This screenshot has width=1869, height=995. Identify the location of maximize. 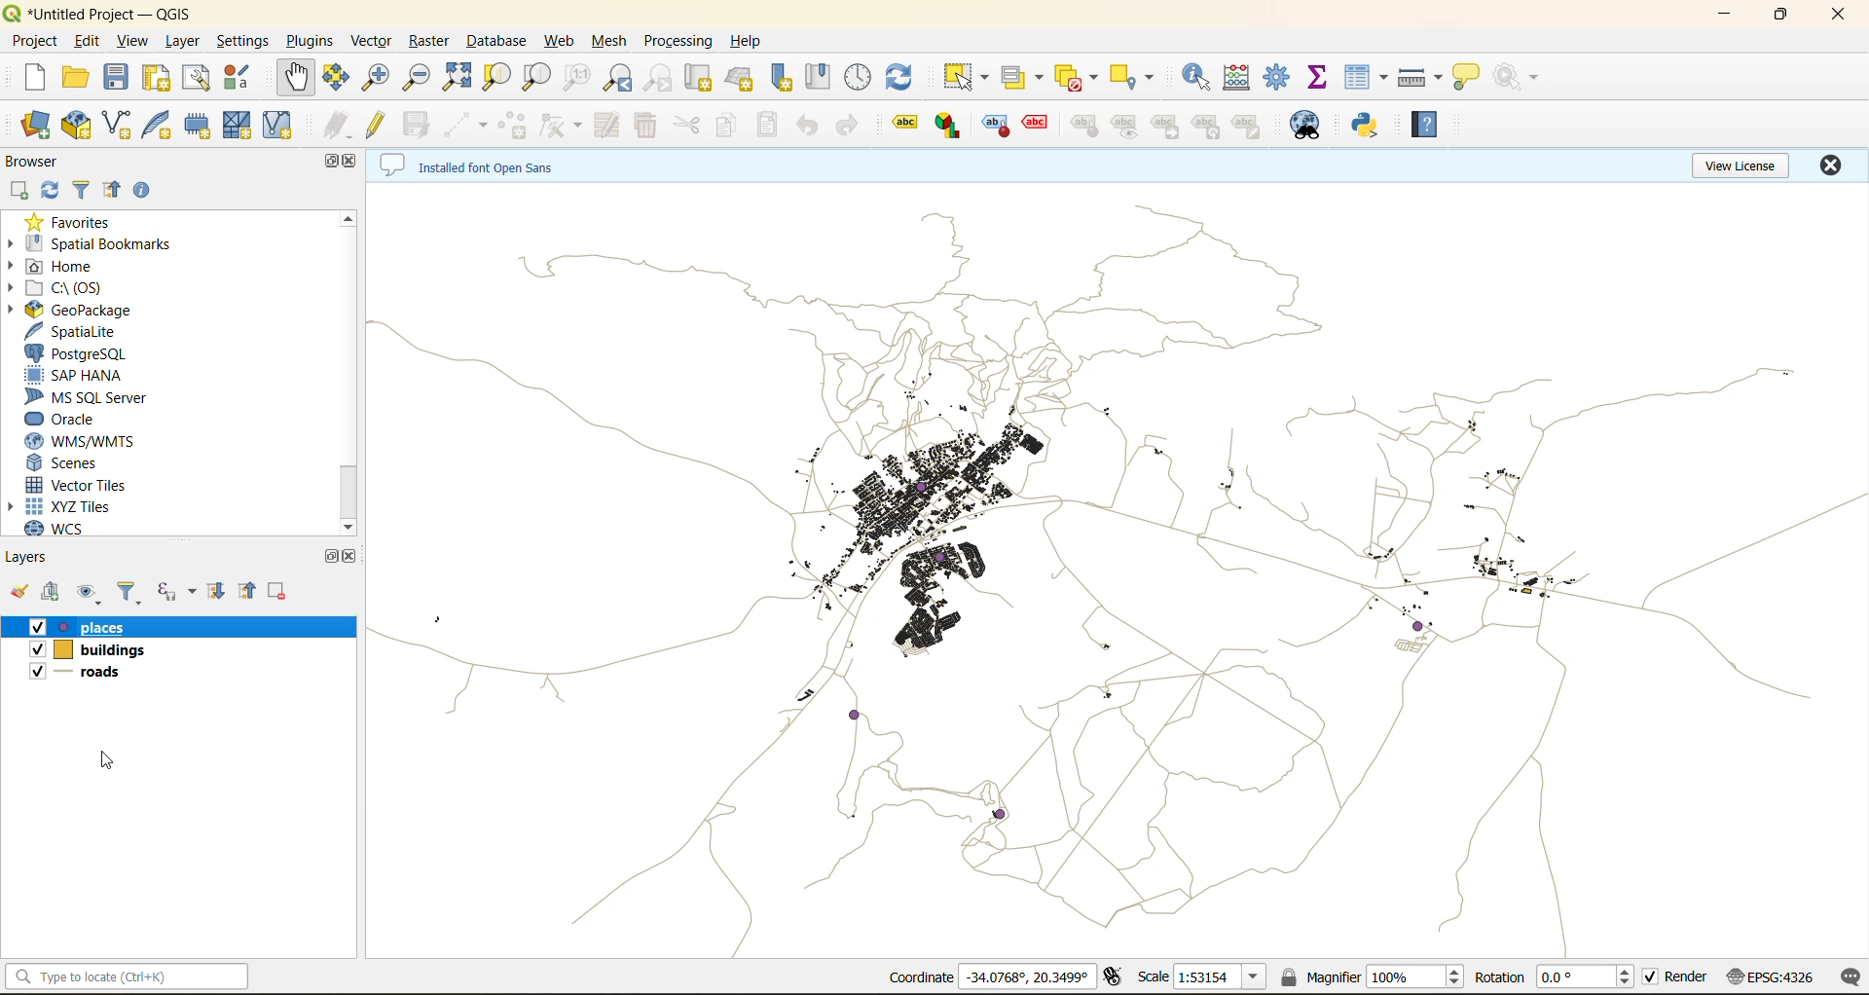
(333, 163).